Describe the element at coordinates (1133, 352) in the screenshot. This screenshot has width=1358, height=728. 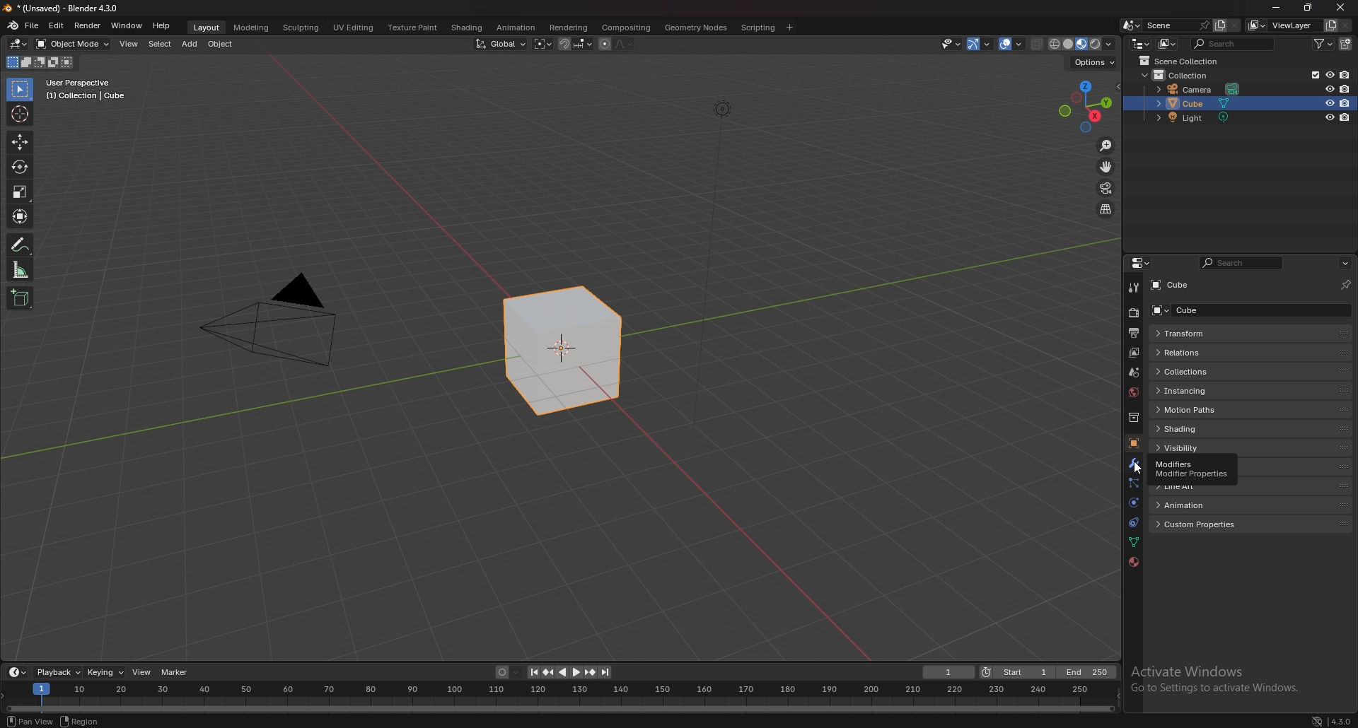
I see `view layer` at that location.